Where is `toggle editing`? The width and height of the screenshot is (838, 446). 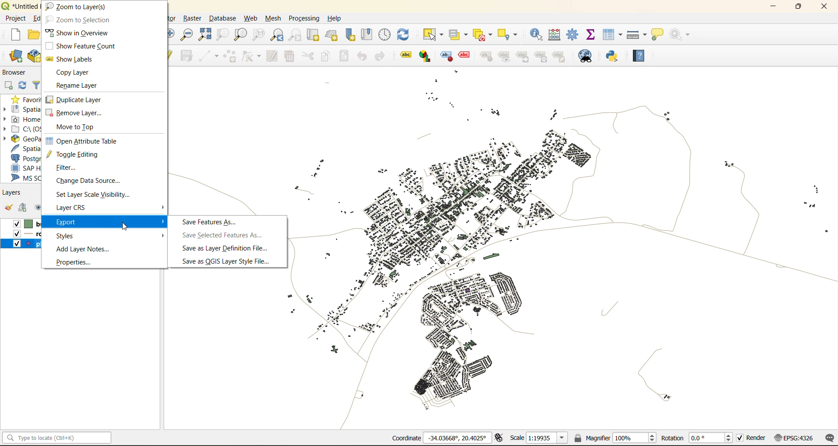
toggle editing is located at coordinates (76, 155).